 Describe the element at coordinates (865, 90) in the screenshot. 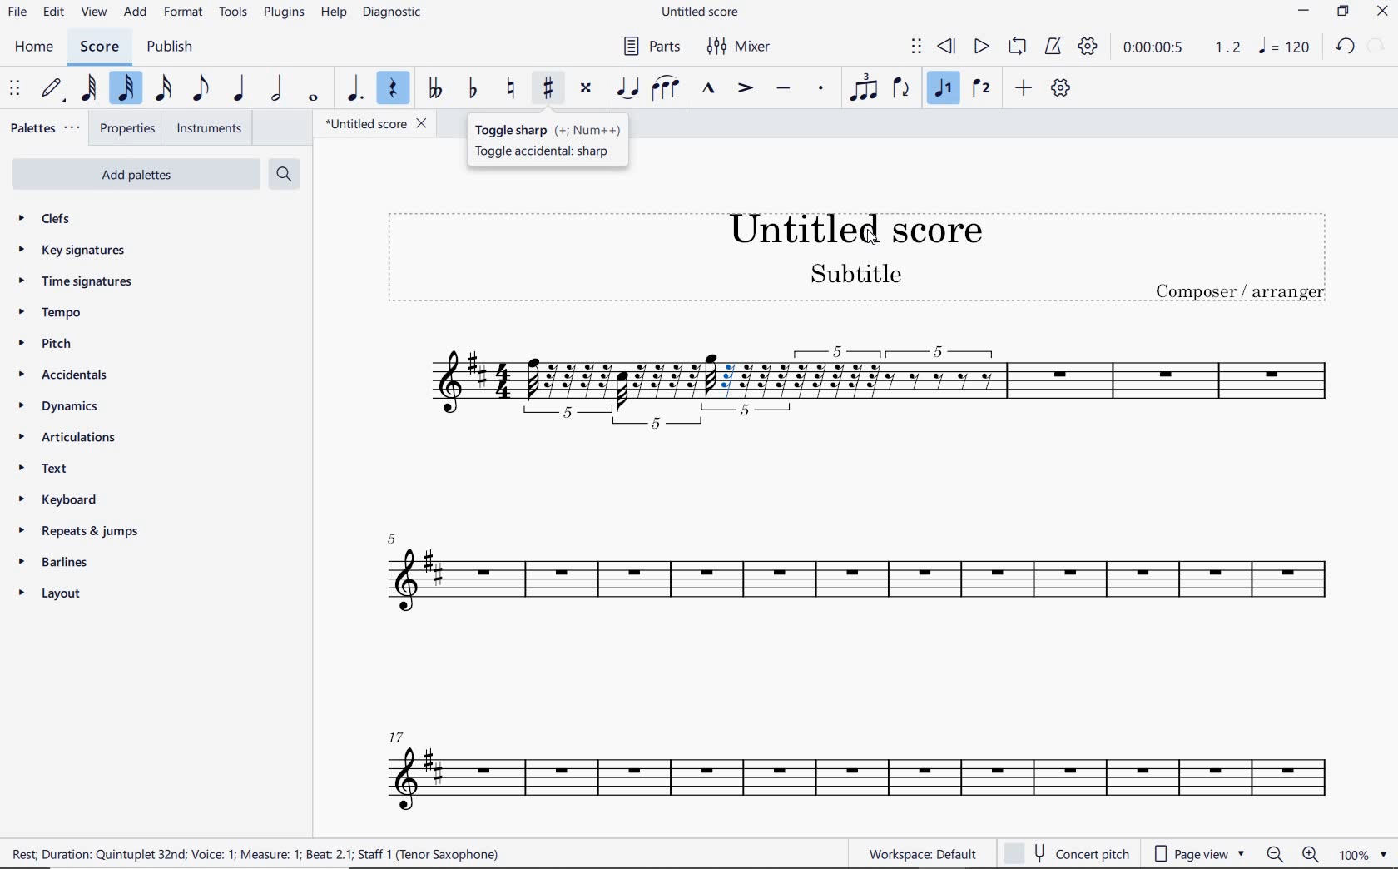

I see `Tuplet` at that location.